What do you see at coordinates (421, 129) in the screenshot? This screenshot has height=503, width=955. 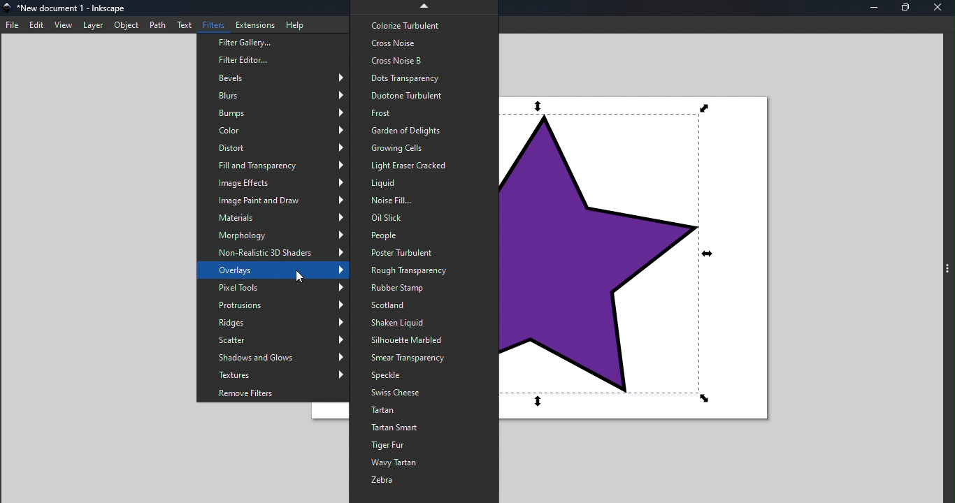 I see `Garden of delights` at bounding box center [421, 129].